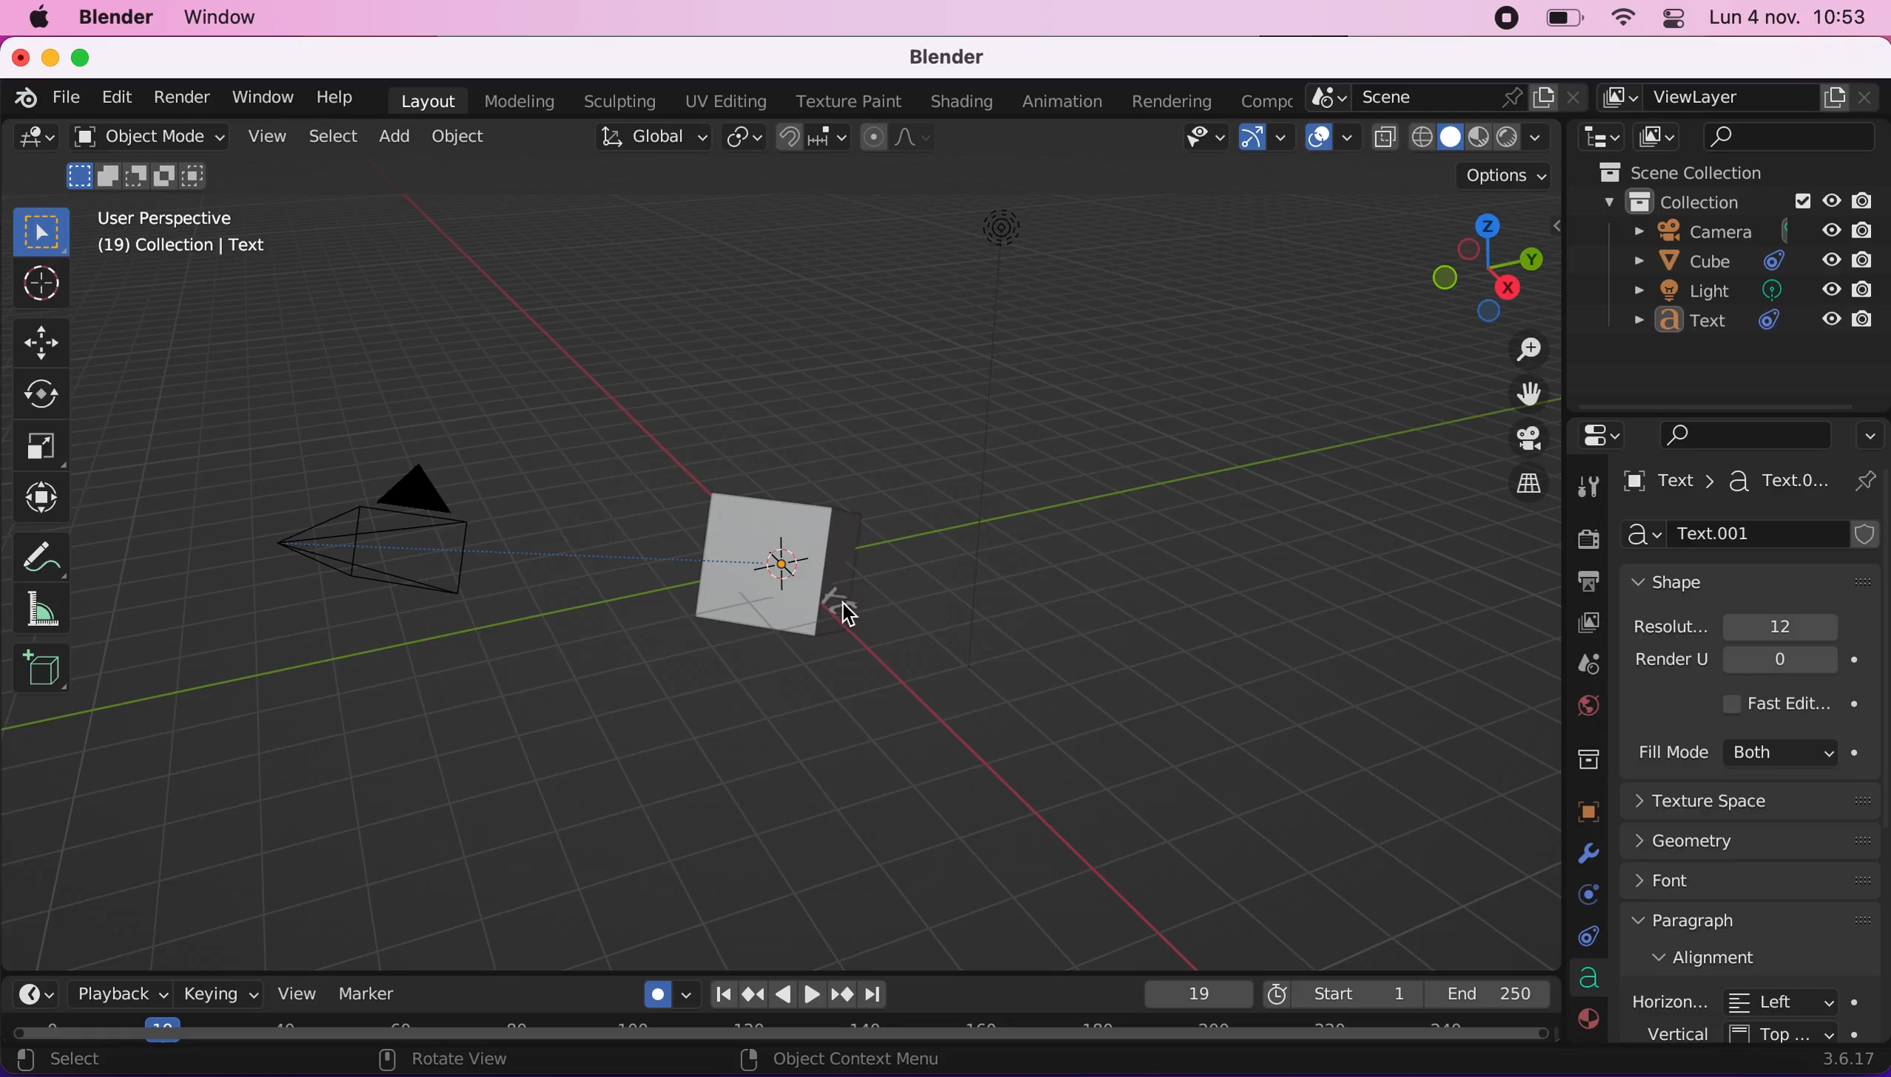  What do you see at coordinates (1794, 703) in the screenshot?
I see `fast edit` at bounding box center [1794, 703].